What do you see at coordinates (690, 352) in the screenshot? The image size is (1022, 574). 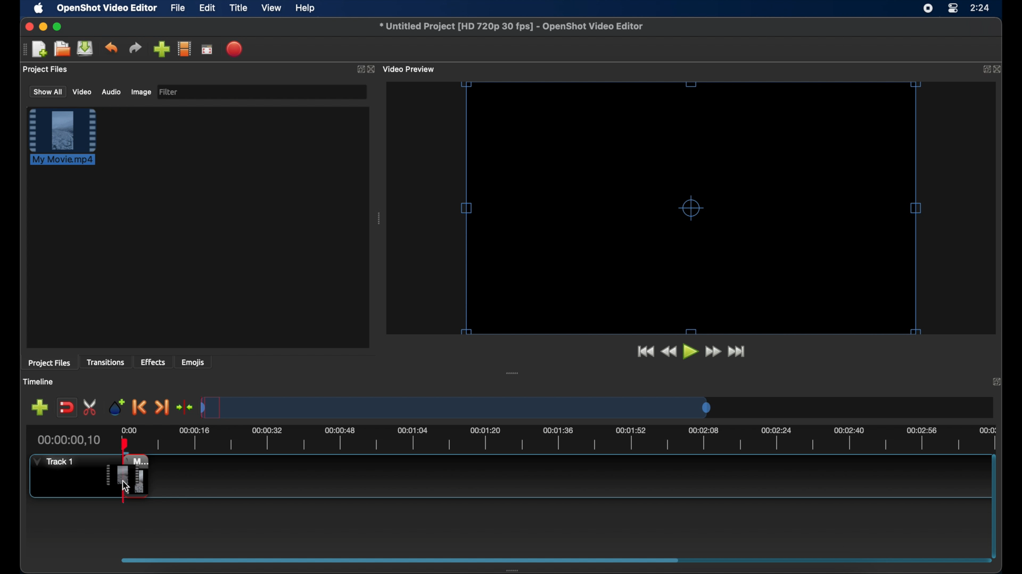 I see `play button` at bounding box center [690, 352].